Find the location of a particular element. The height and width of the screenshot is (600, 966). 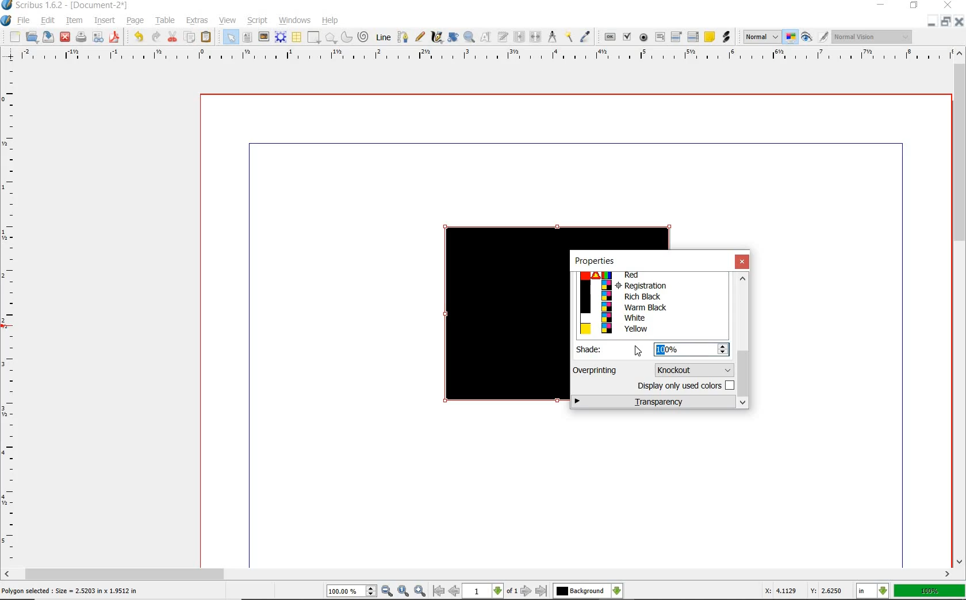

ruler is located at coordinates (12, 314).